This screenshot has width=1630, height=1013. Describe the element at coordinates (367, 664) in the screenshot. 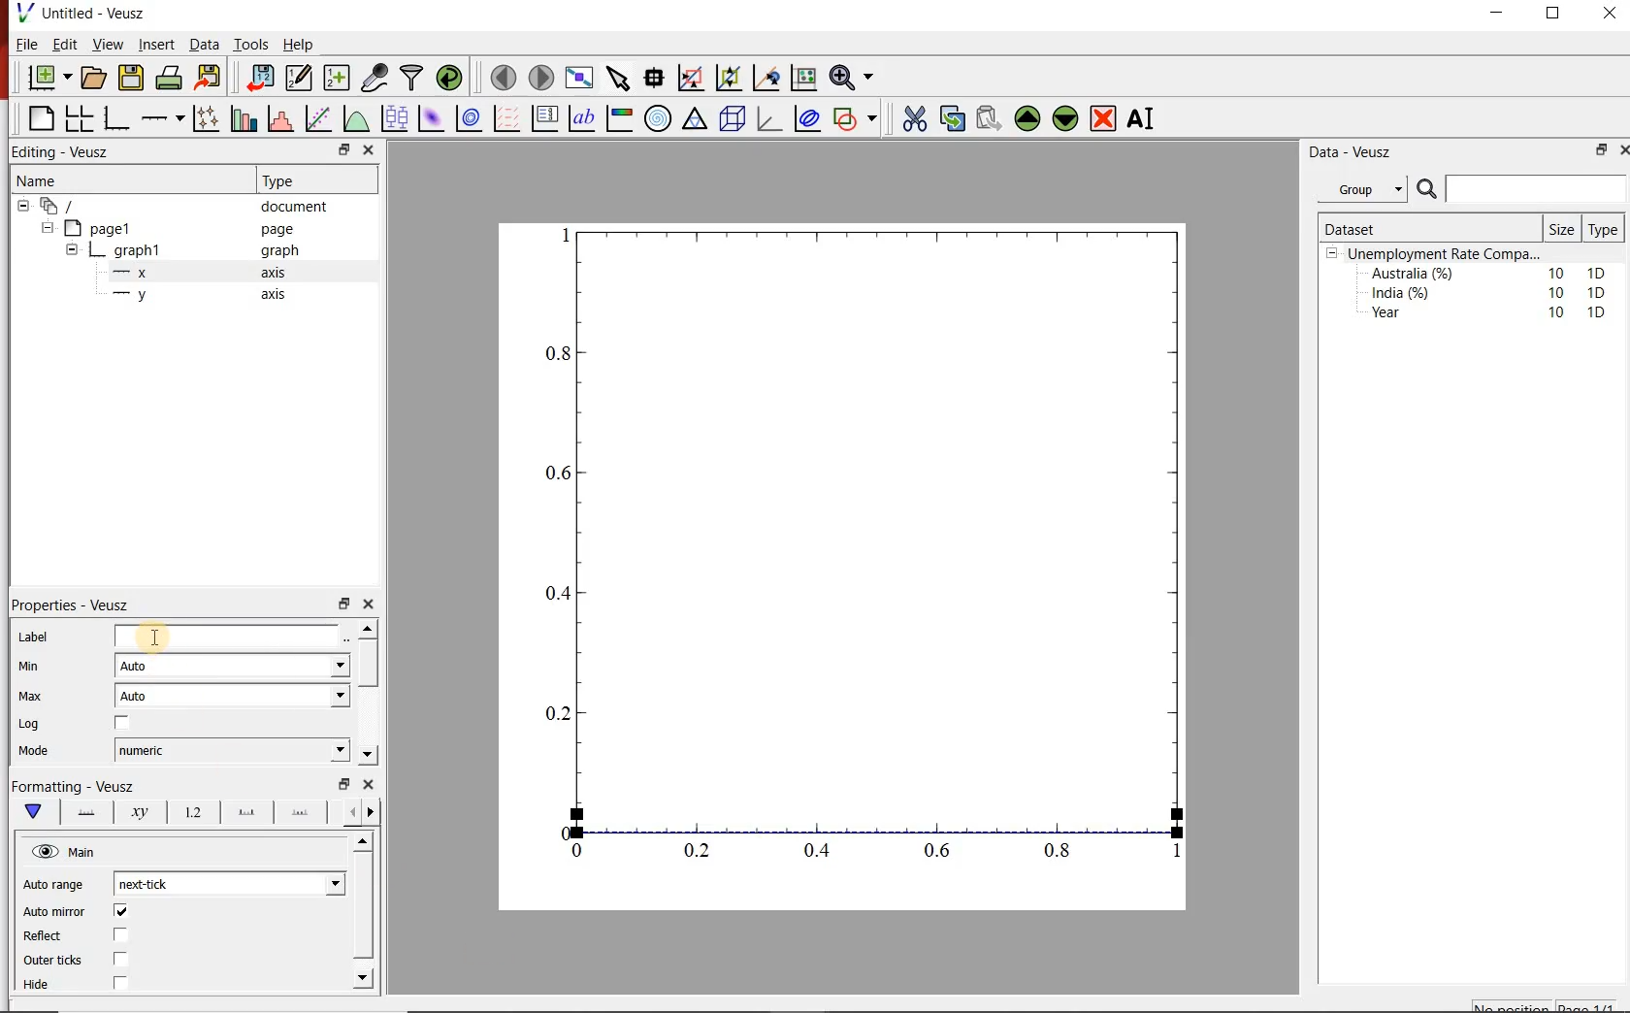

I see `scroll bar` at that location.